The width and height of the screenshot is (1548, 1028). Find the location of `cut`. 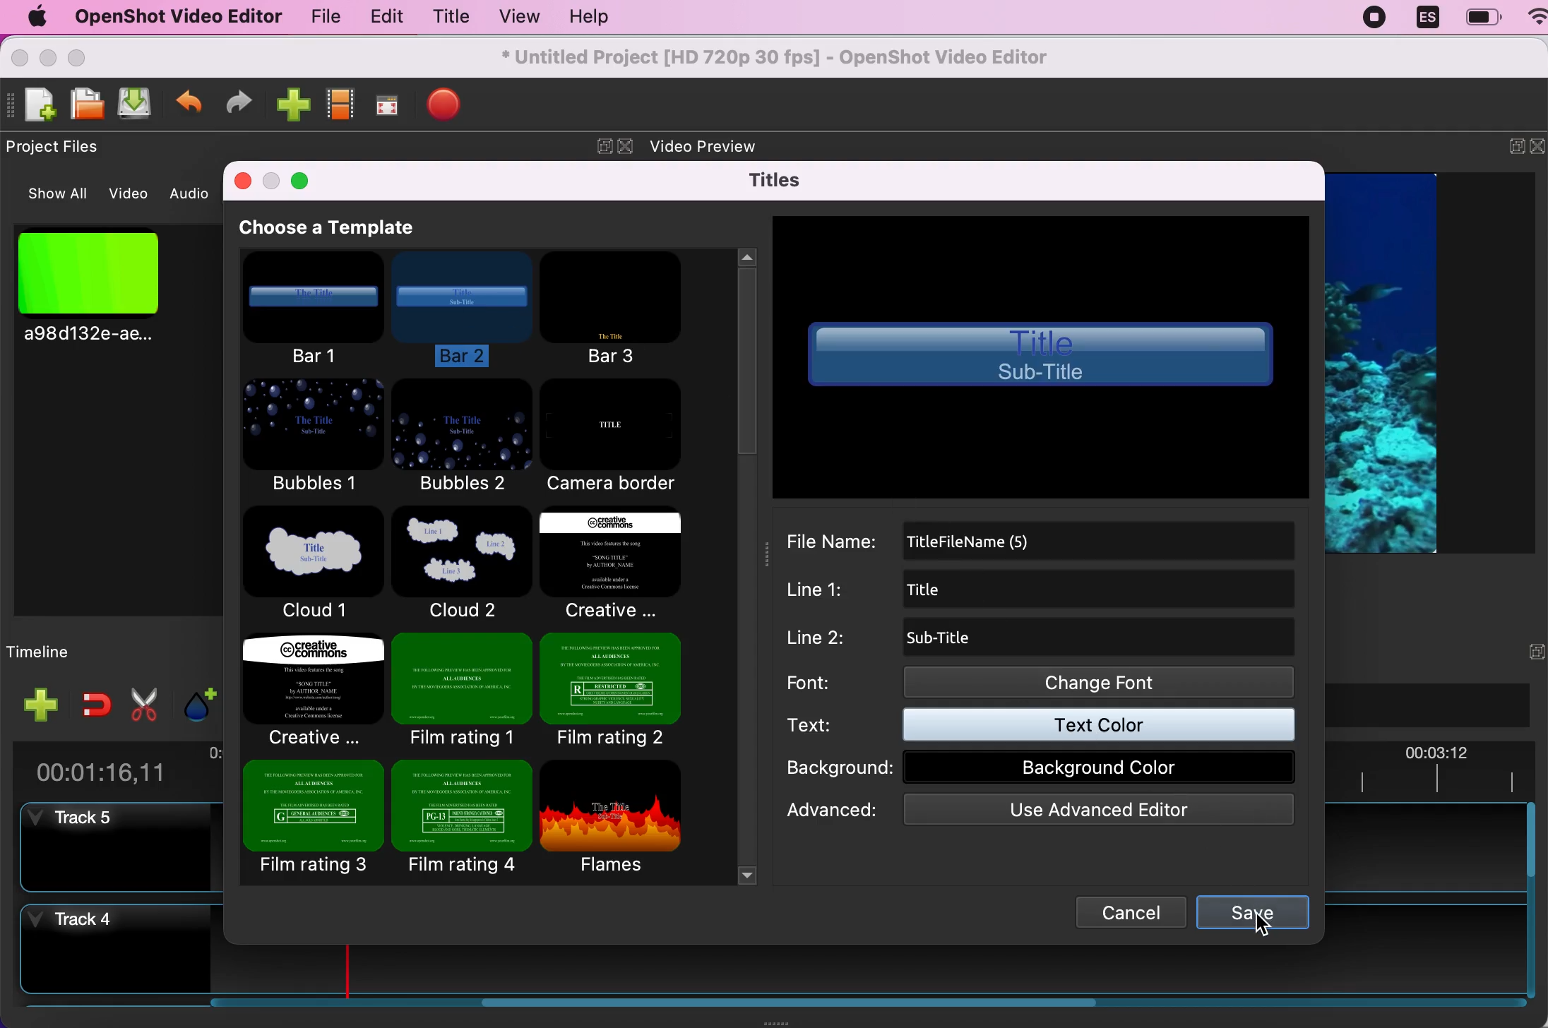

cut is located at coordinates (142, 704).